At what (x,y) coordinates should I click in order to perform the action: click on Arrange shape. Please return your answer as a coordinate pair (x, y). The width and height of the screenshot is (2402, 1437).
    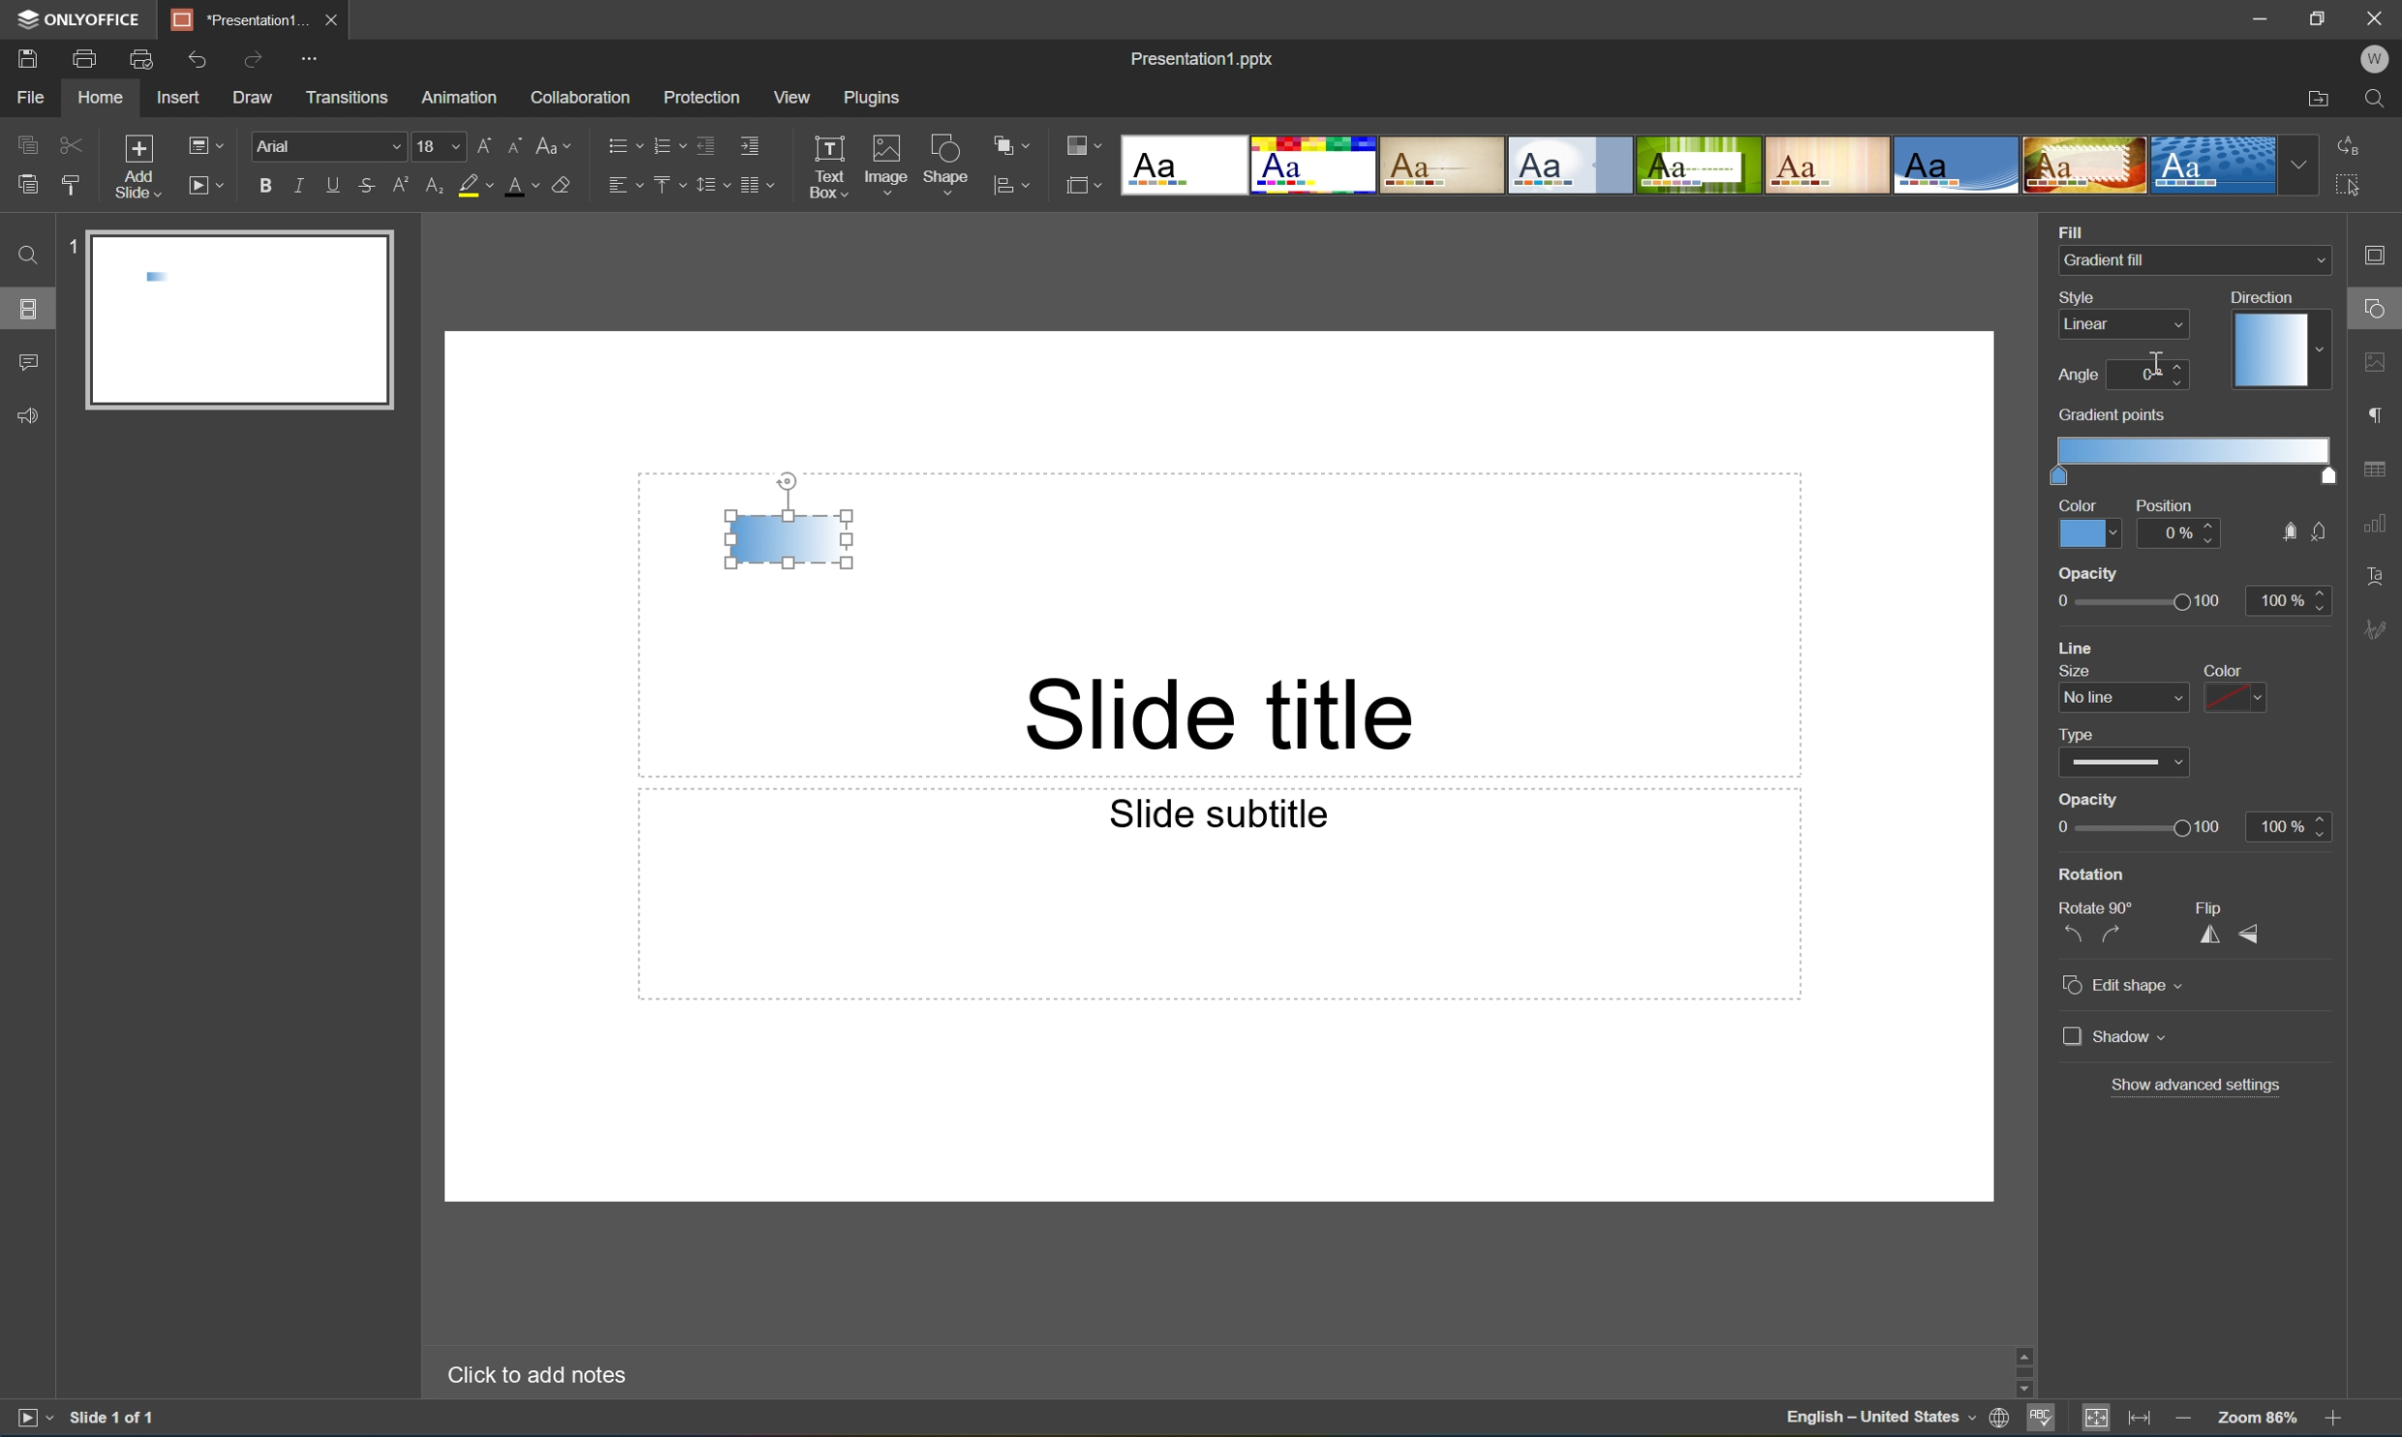
    Looking at the image, I should click on (1017, 146).